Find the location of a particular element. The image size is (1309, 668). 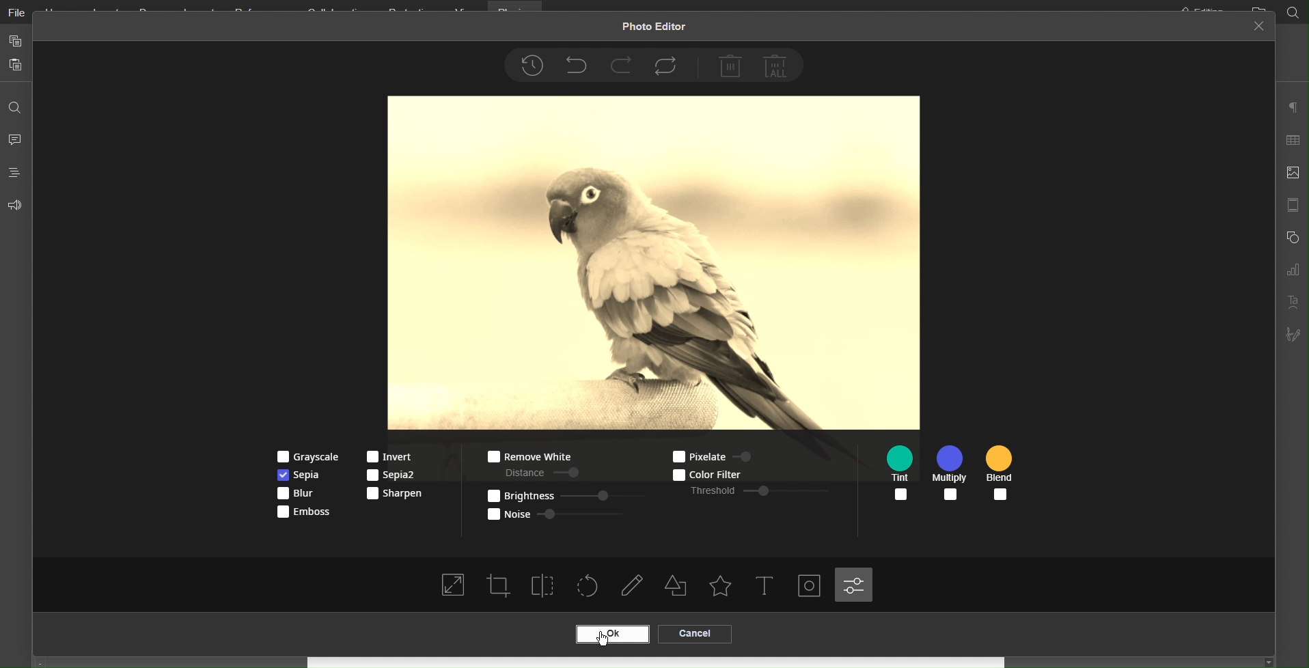

Delete is located at coordinates (730, 66).